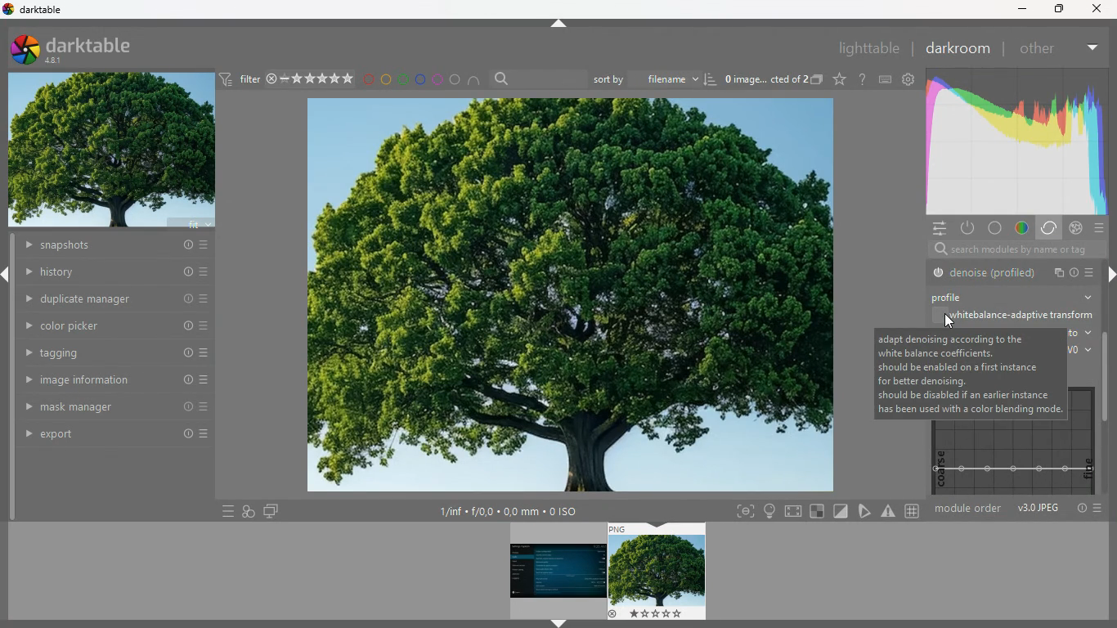 The width and height of the screenshot is (1117, 628). I want to click on scale, so click(1009, 458).